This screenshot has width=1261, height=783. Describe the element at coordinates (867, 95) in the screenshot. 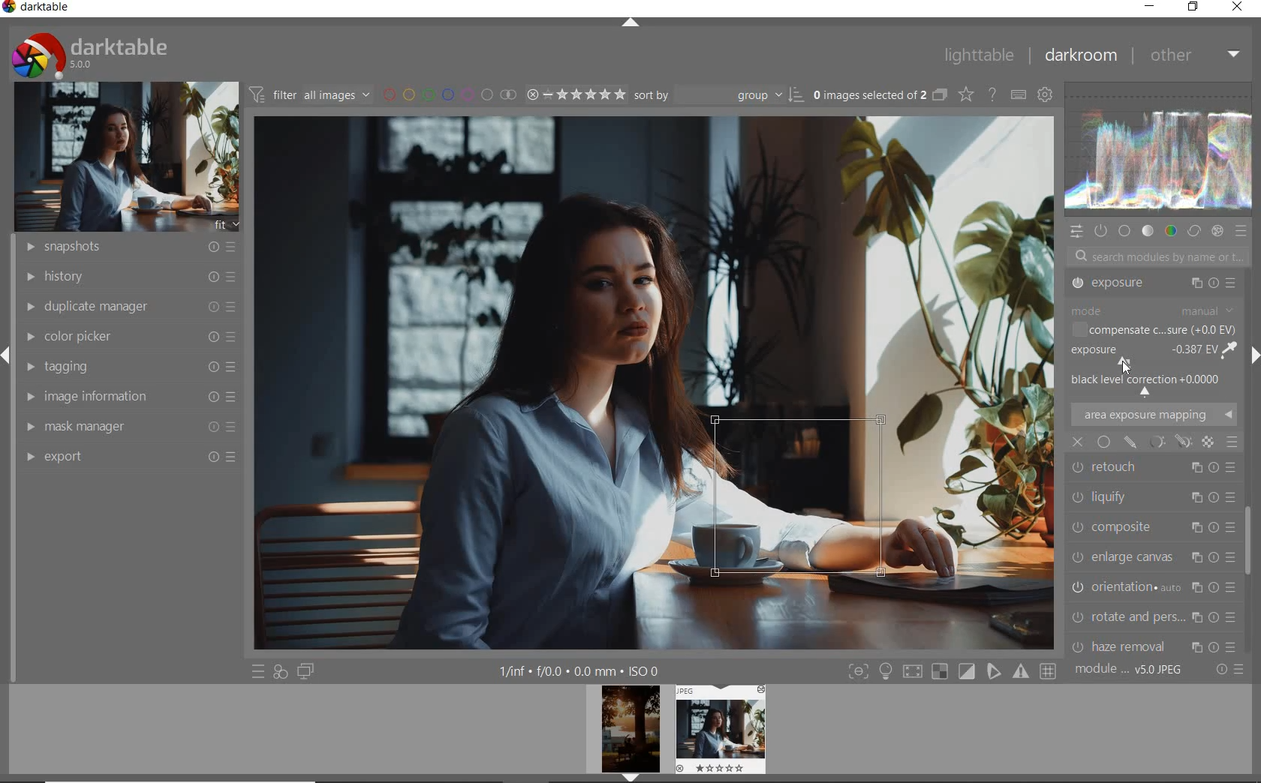

I see `SELECTED IMAGES` at that location.